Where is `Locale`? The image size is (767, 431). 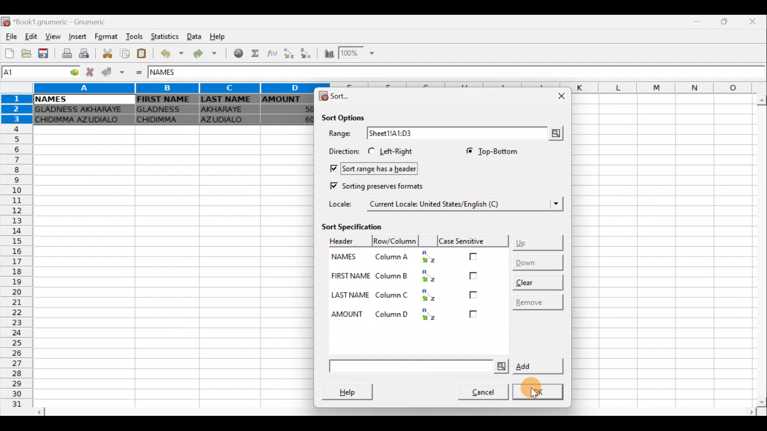
Locale is located at coordinates (343, 204).